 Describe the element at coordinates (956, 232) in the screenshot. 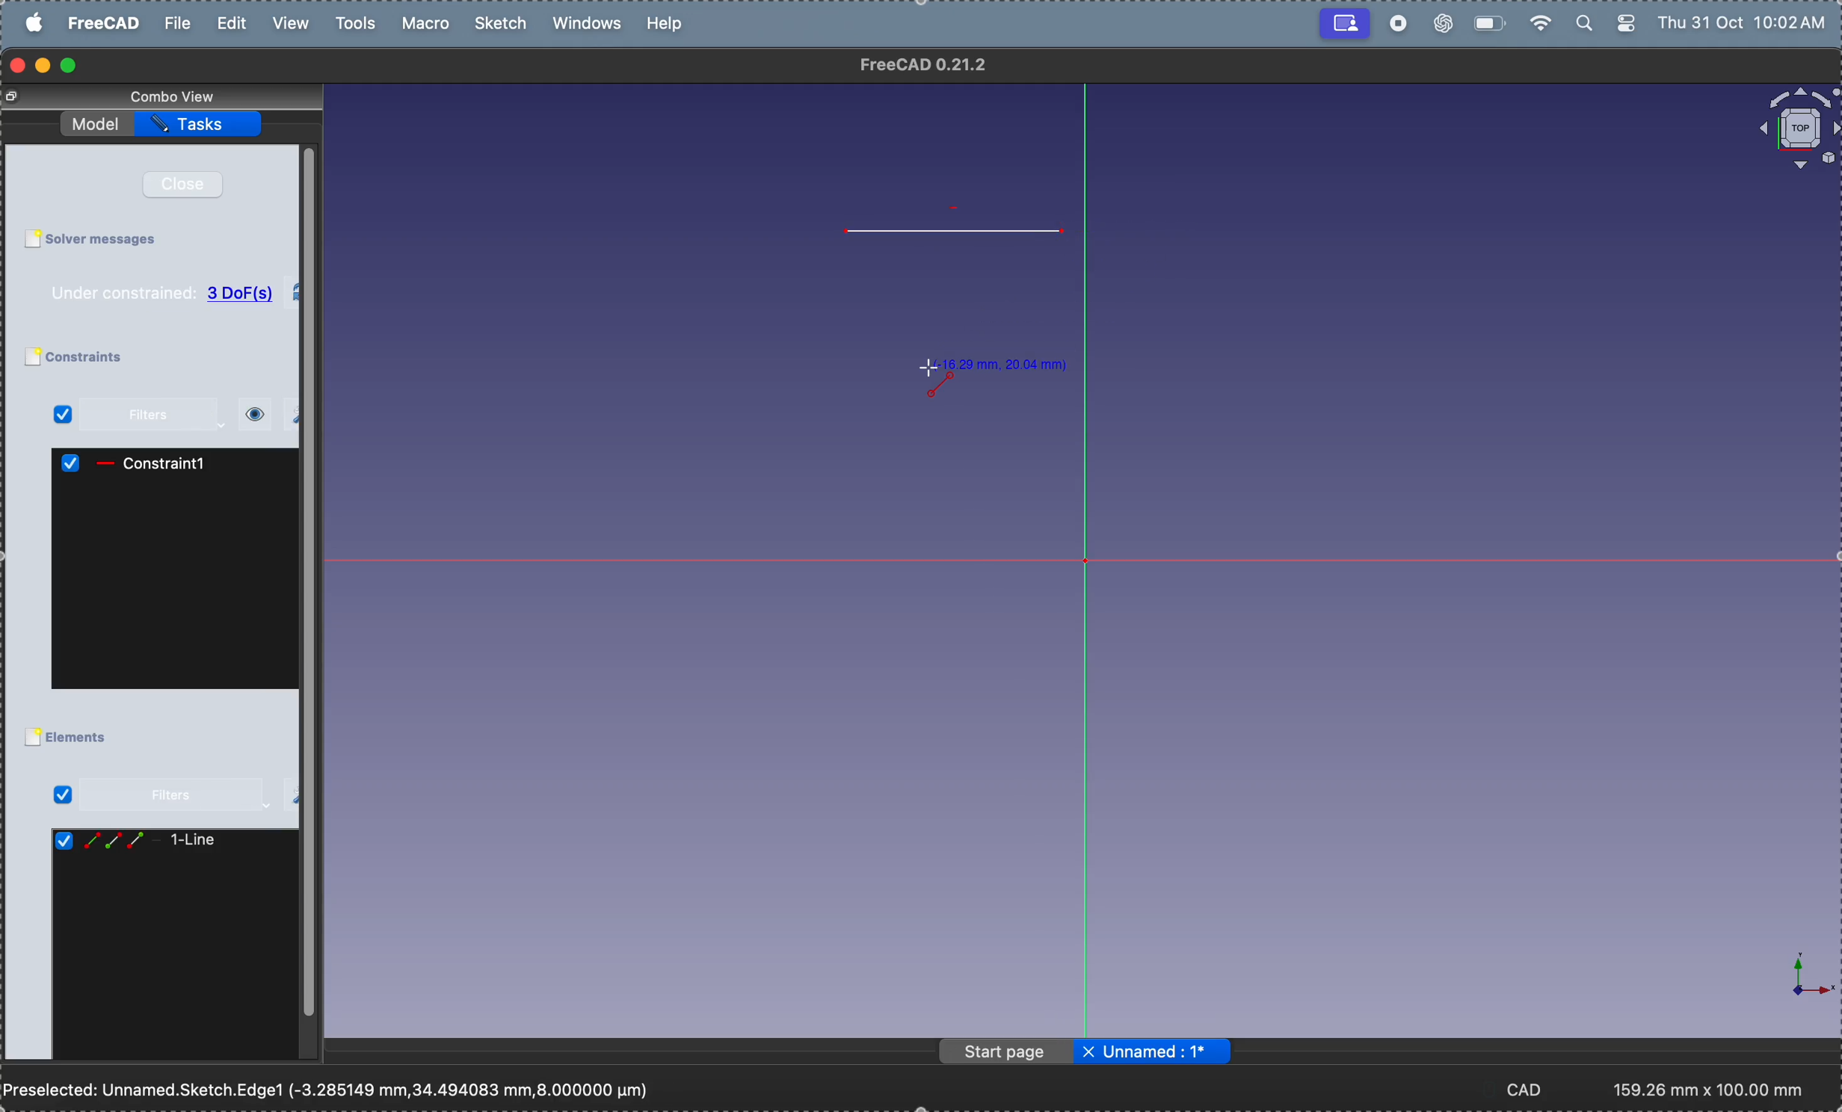

I see `line` at that location.